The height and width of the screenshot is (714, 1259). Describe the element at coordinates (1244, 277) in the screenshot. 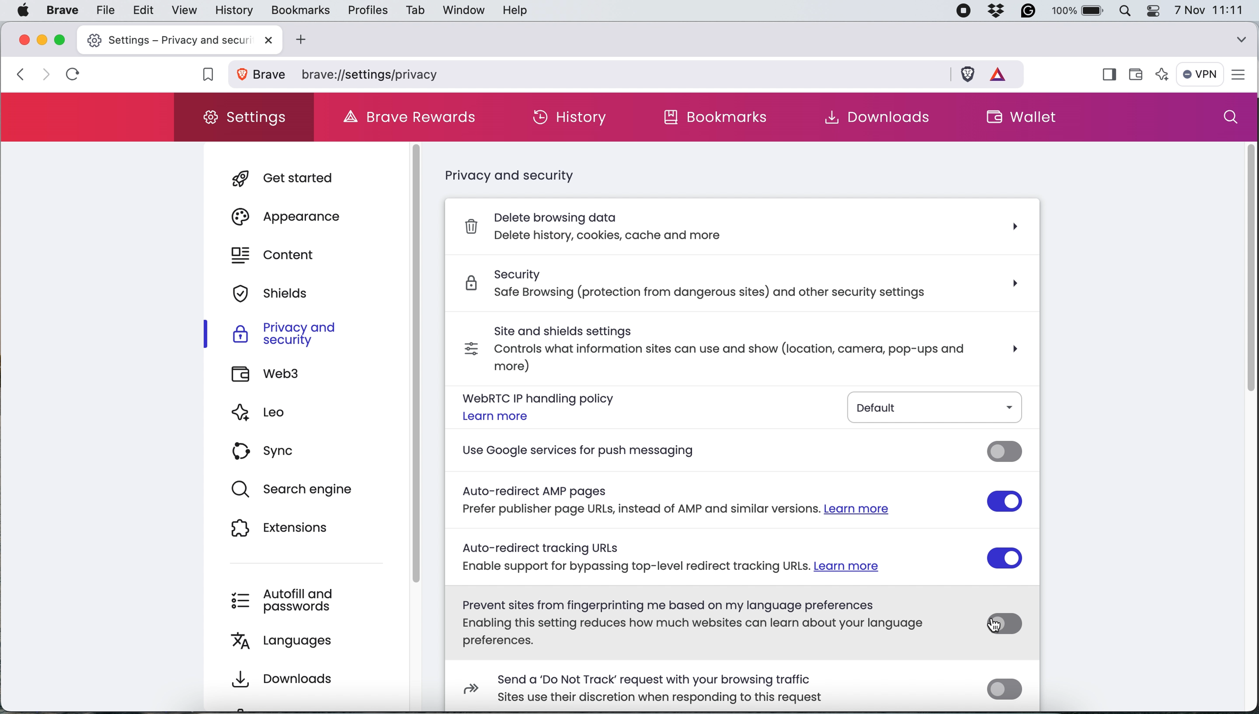

I see `scrollbar` at that location.